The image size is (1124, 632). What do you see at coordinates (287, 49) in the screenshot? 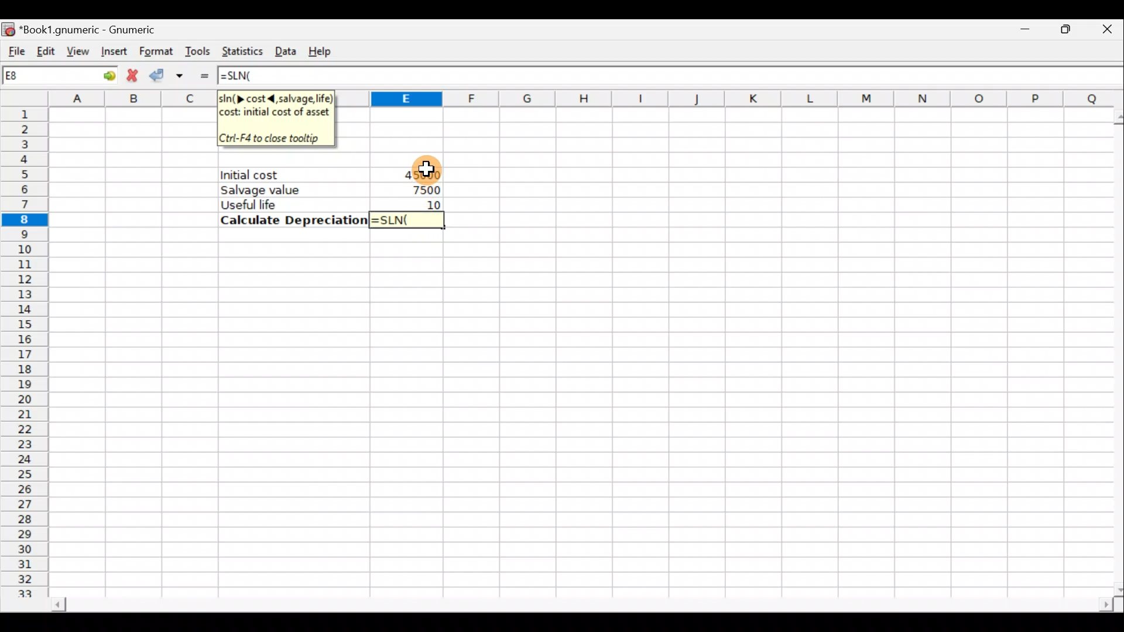
I see `Data` at bounding box center [287, 49].